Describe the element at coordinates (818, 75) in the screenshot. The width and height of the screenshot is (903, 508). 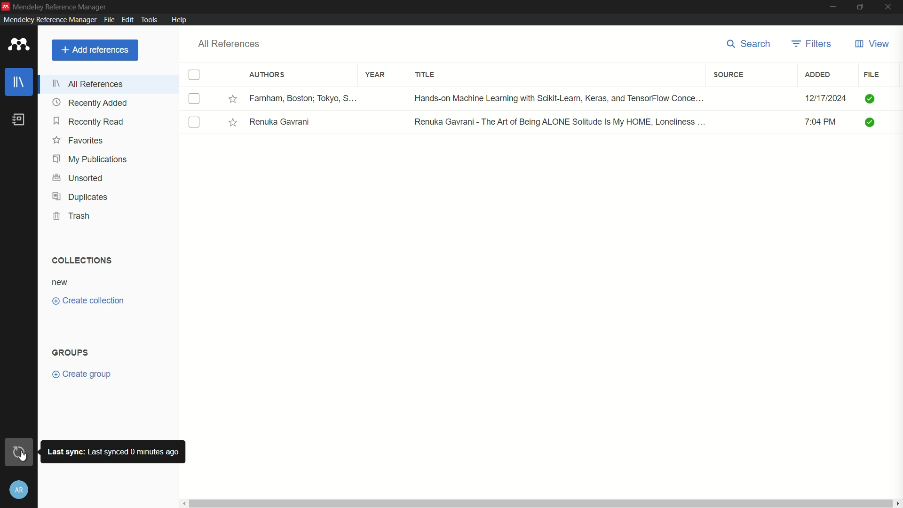
I see `added` at that location.